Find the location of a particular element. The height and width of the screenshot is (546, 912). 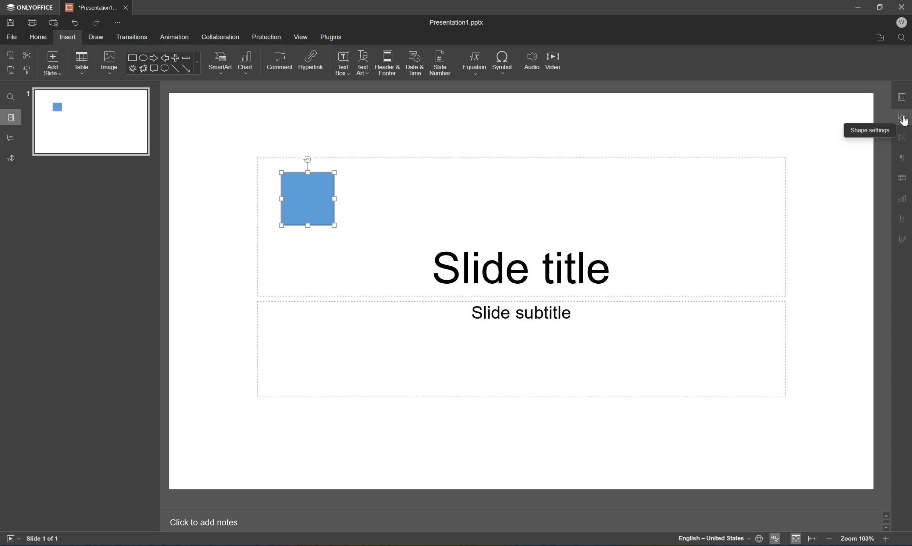

Feedback & Support is located at coordinates (11, 158).